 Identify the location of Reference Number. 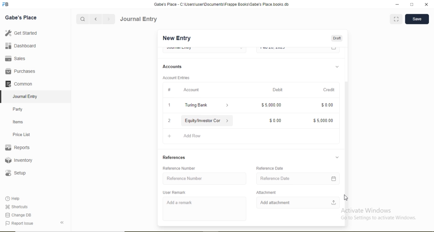
(179, 168).